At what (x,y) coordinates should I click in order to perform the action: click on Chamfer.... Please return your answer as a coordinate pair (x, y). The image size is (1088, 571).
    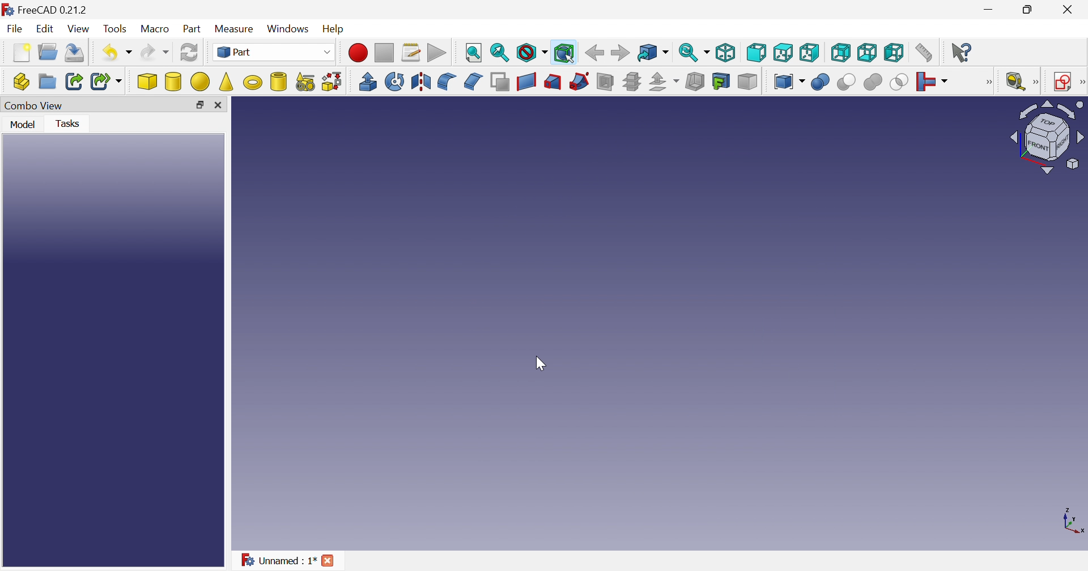
    Looking at the image, I should click on (472, 80).